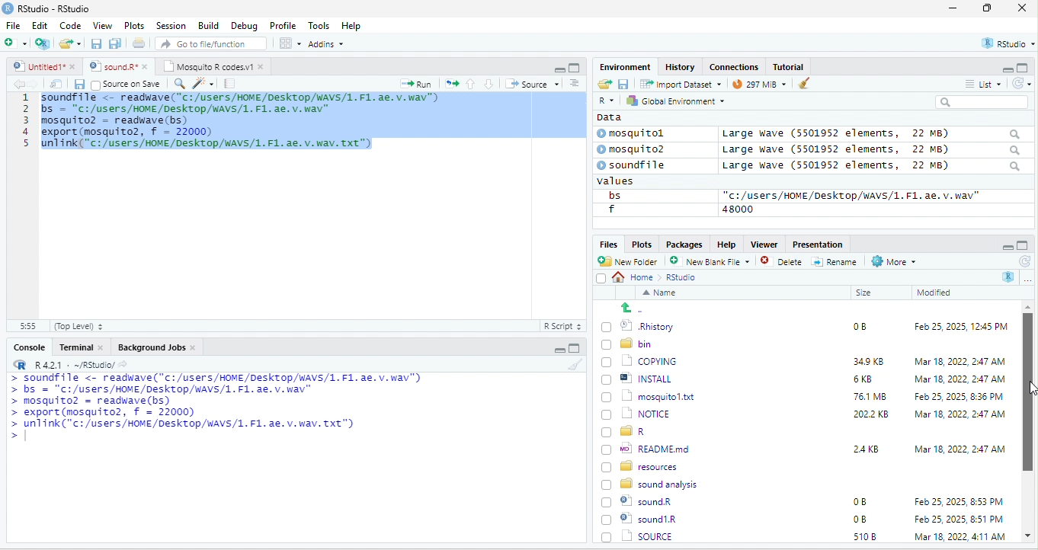  Describe the element at coordinates (203, 83) in the screenshot. I see `sharpen` at that location.